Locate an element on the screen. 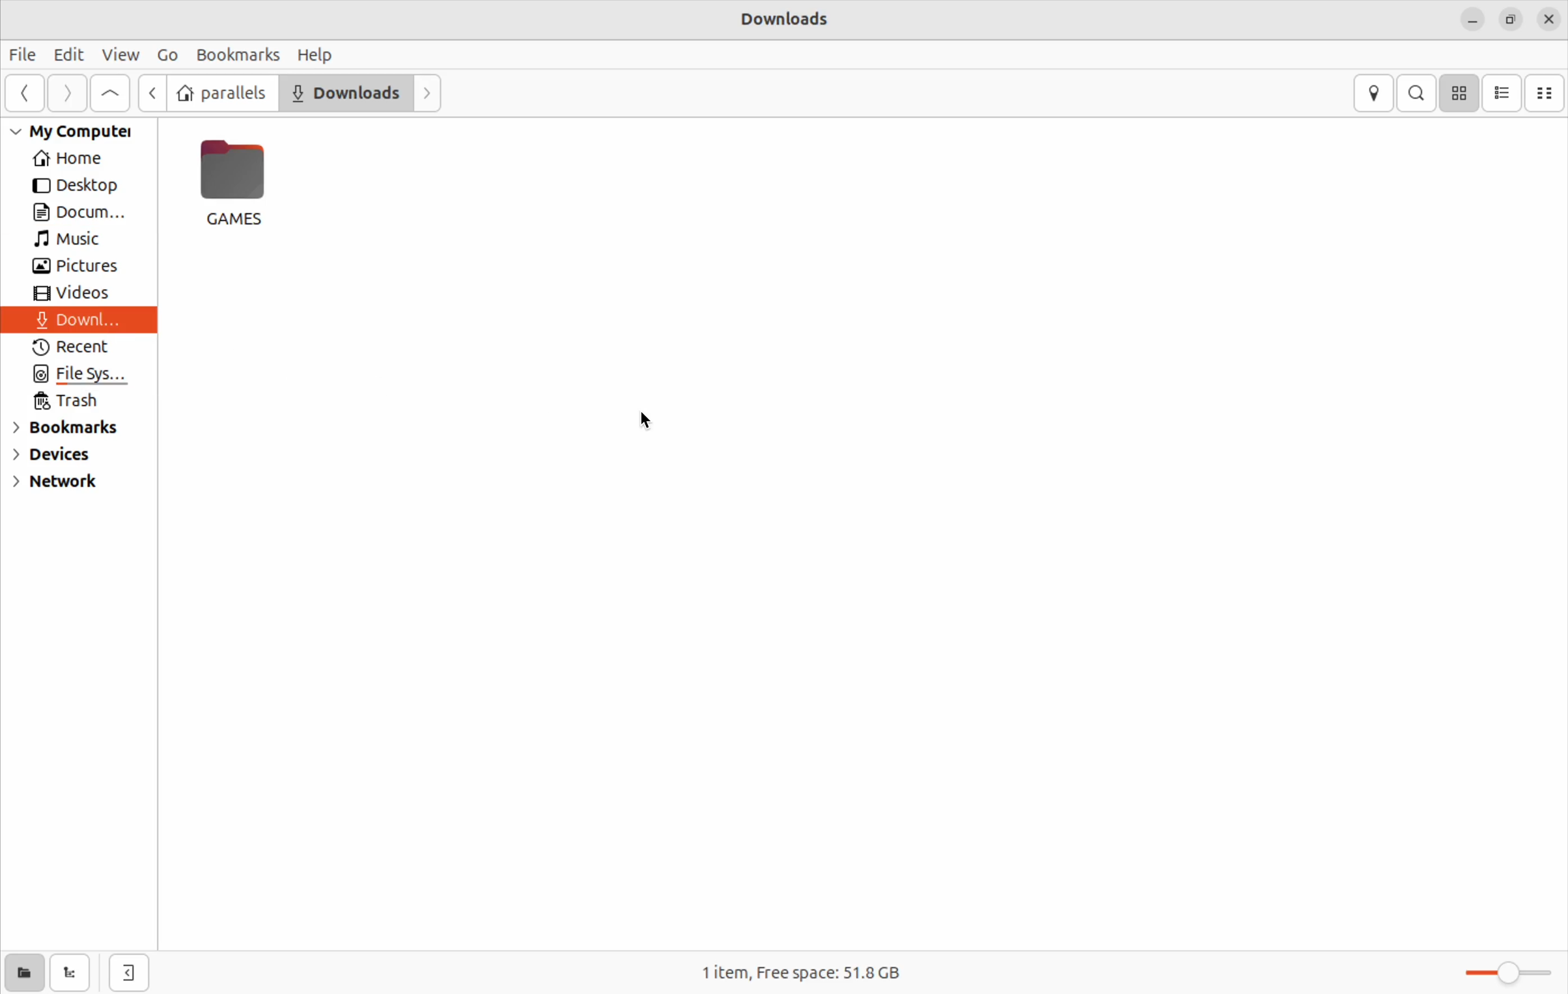 The image size is (1568, 994). forward is located at coordinates (430, 94).